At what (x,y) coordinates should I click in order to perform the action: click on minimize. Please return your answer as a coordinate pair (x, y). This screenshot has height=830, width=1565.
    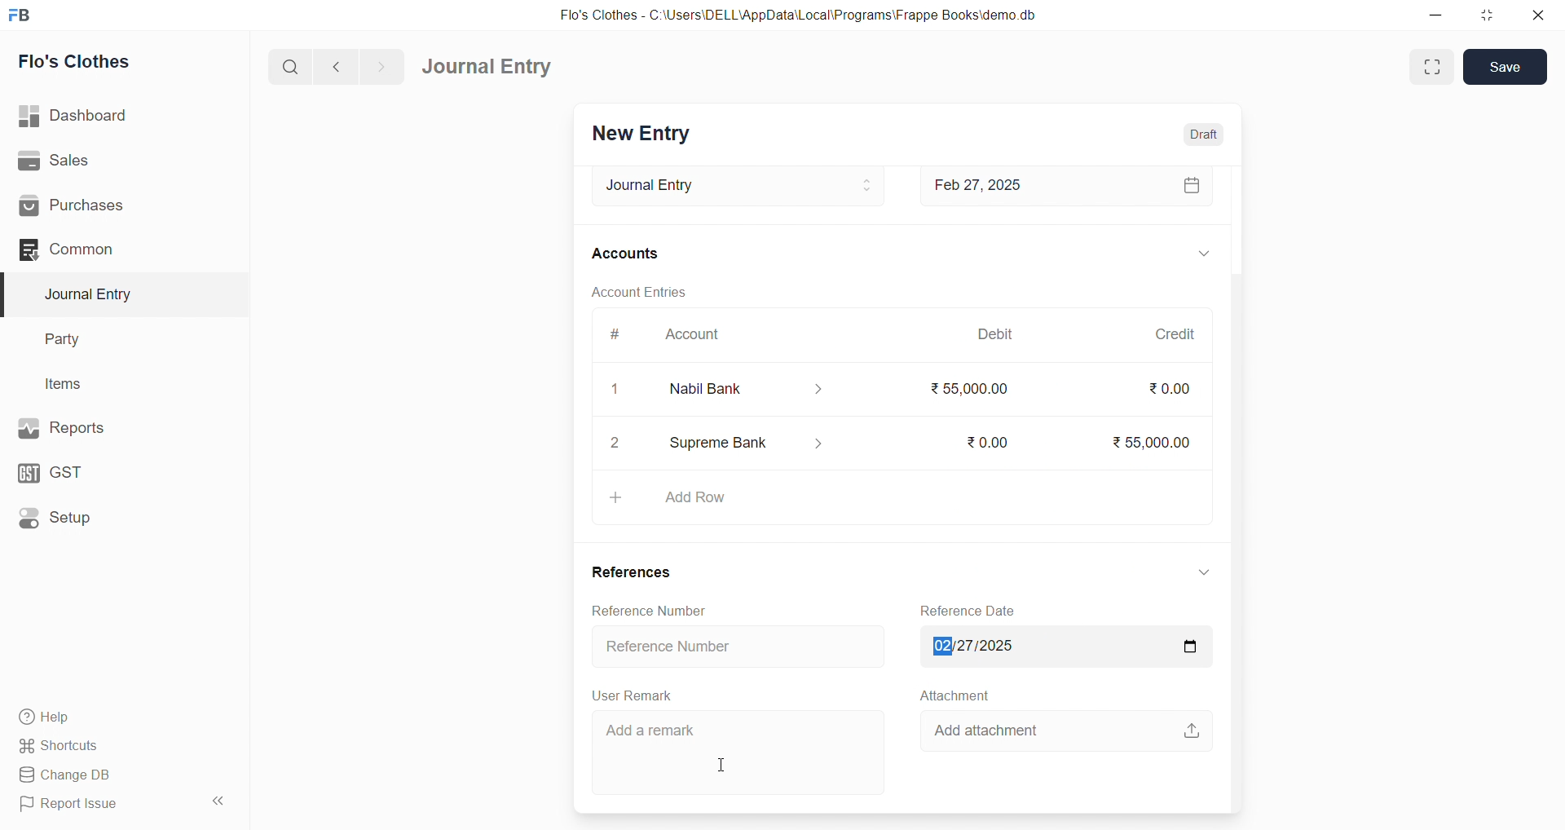
    Looking at the image, I should click on (1433, 14).